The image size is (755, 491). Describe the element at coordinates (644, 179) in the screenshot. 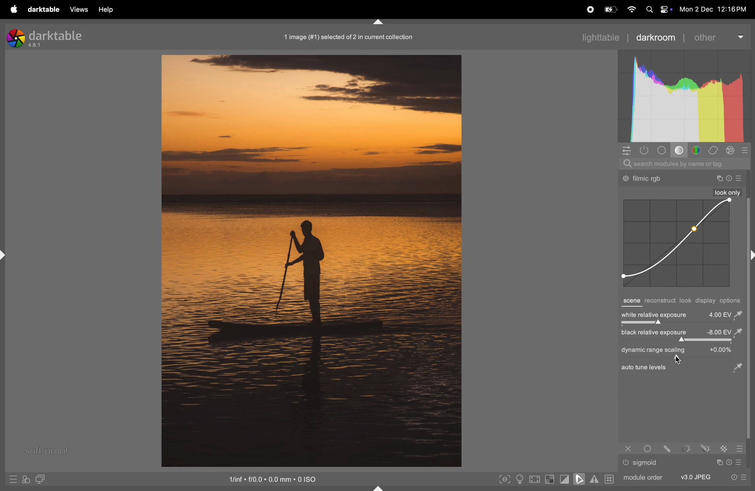

I see `` at that location.